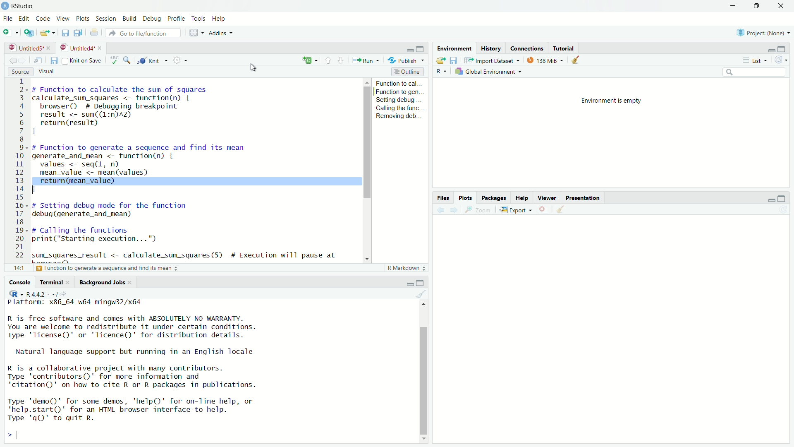  Describe the element at coordinates (768, 49) in the screenshot. I see `minimize` at that location.